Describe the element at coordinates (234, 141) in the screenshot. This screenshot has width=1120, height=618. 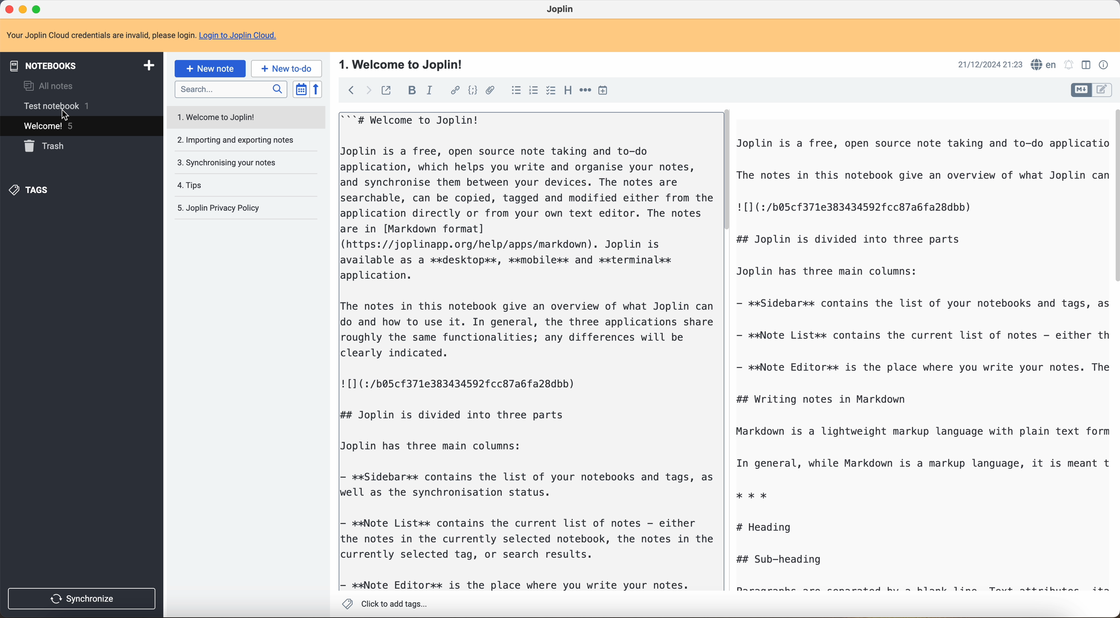
I see `importing and exporting notes` at that location.